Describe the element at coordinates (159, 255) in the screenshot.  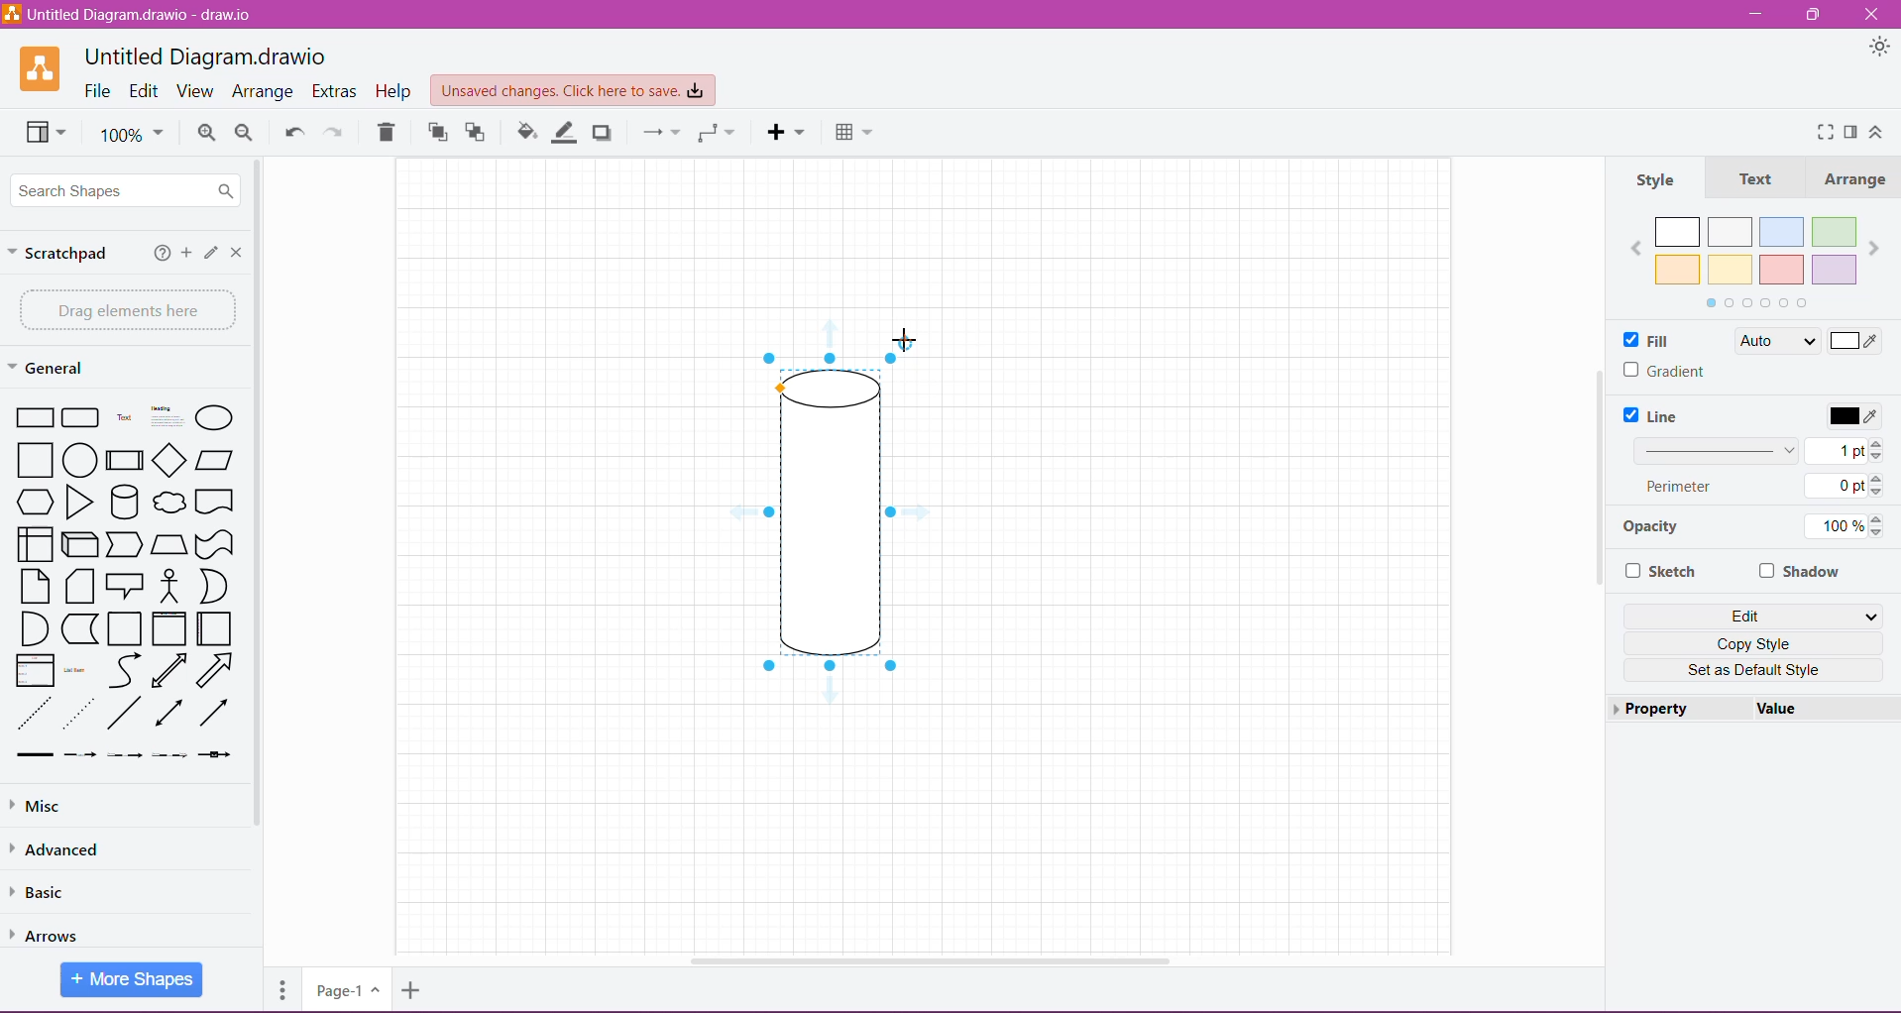
I see `Help` at that location.